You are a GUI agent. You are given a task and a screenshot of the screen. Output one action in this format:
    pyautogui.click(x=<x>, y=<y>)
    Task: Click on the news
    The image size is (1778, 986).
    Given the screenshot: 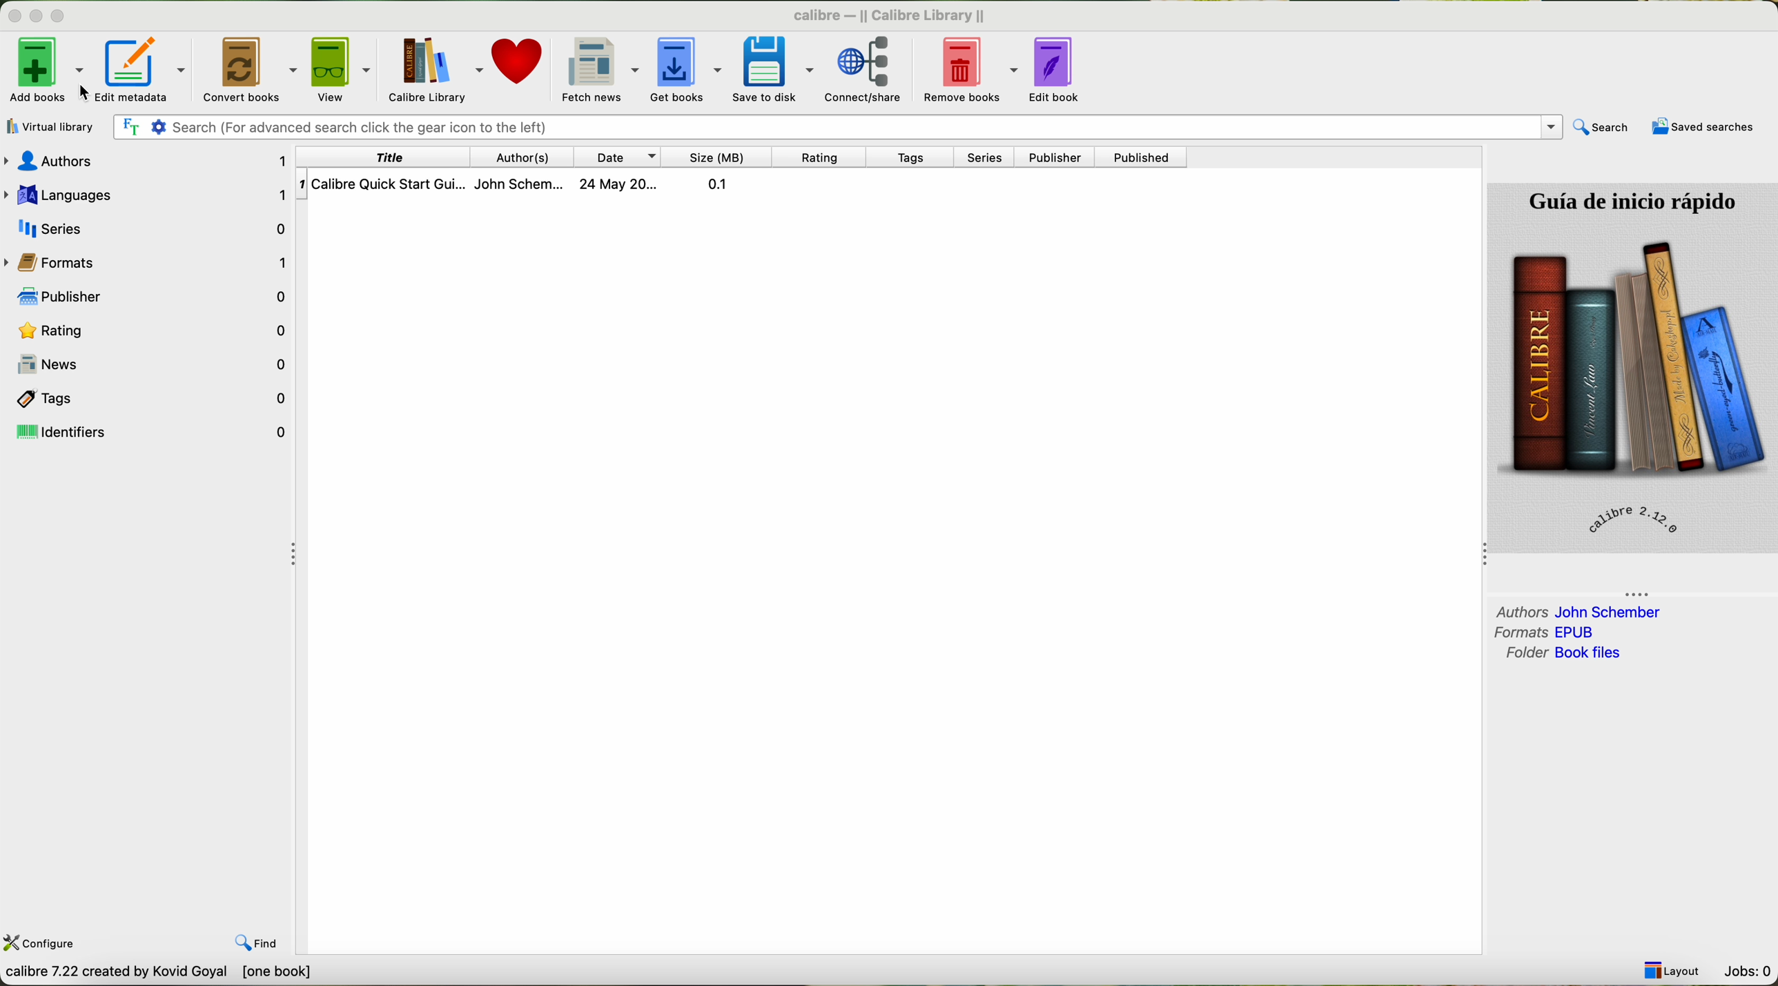 What is the action you would take?
    pyautogui.click(x=153, y=364)
    